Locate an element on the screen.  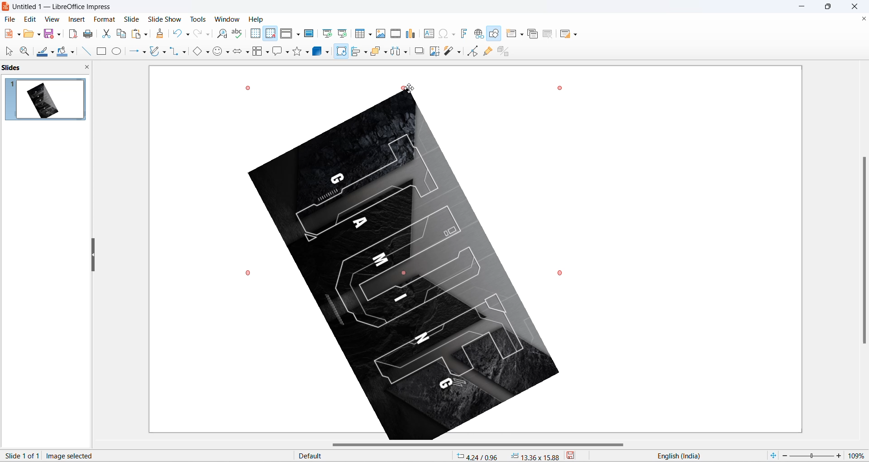
duplicate slide is located at coordinates (533, 35).